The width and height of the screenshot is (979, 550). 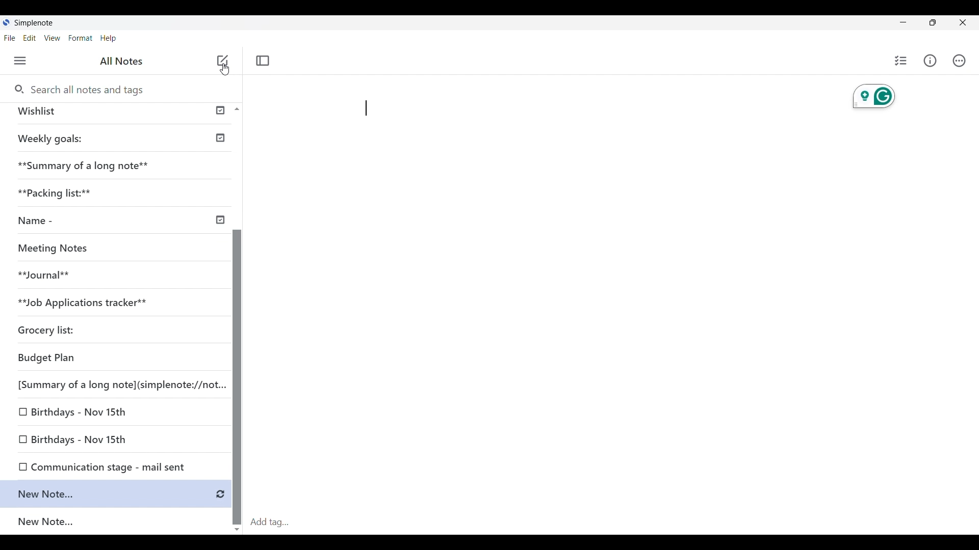 I want to click on Current note highlighted, so click(x=115, y=521).